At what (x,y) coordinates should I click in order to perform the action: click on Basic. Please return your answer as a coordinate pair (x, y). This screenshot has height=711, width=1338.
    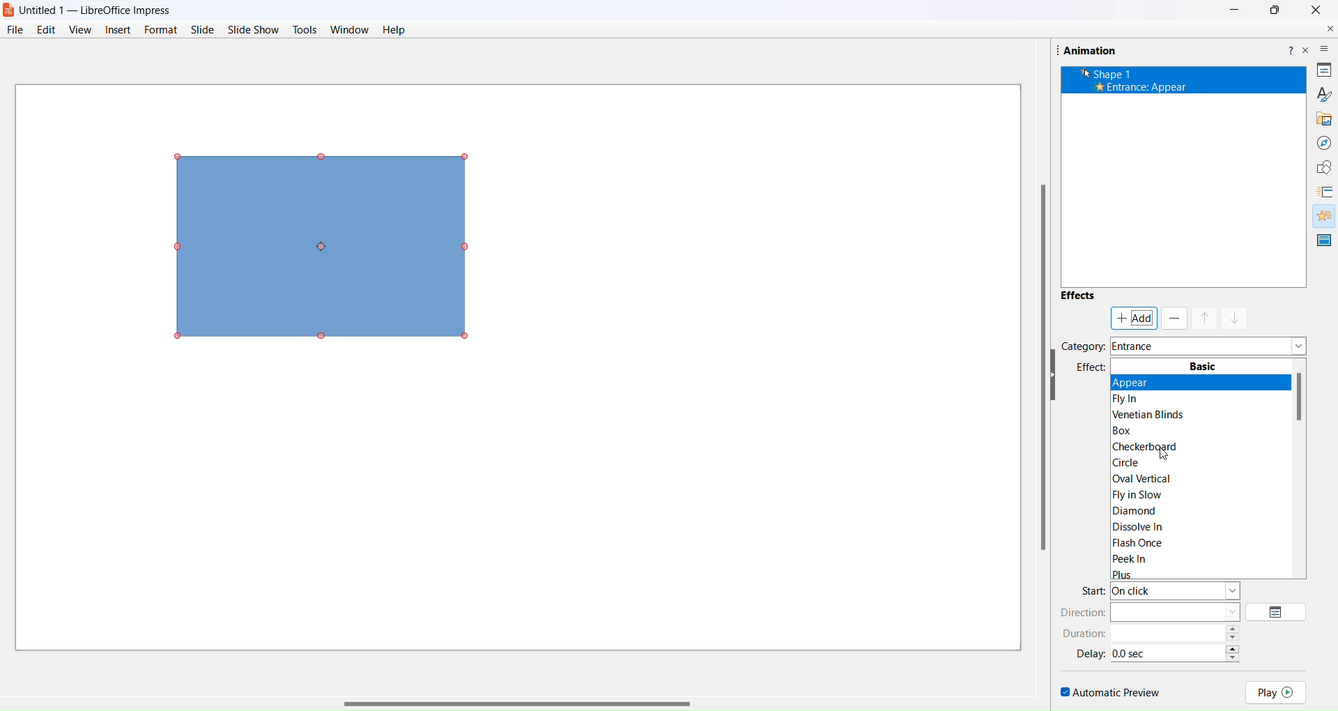
    Looking at the image, I should click on (1202, 368).